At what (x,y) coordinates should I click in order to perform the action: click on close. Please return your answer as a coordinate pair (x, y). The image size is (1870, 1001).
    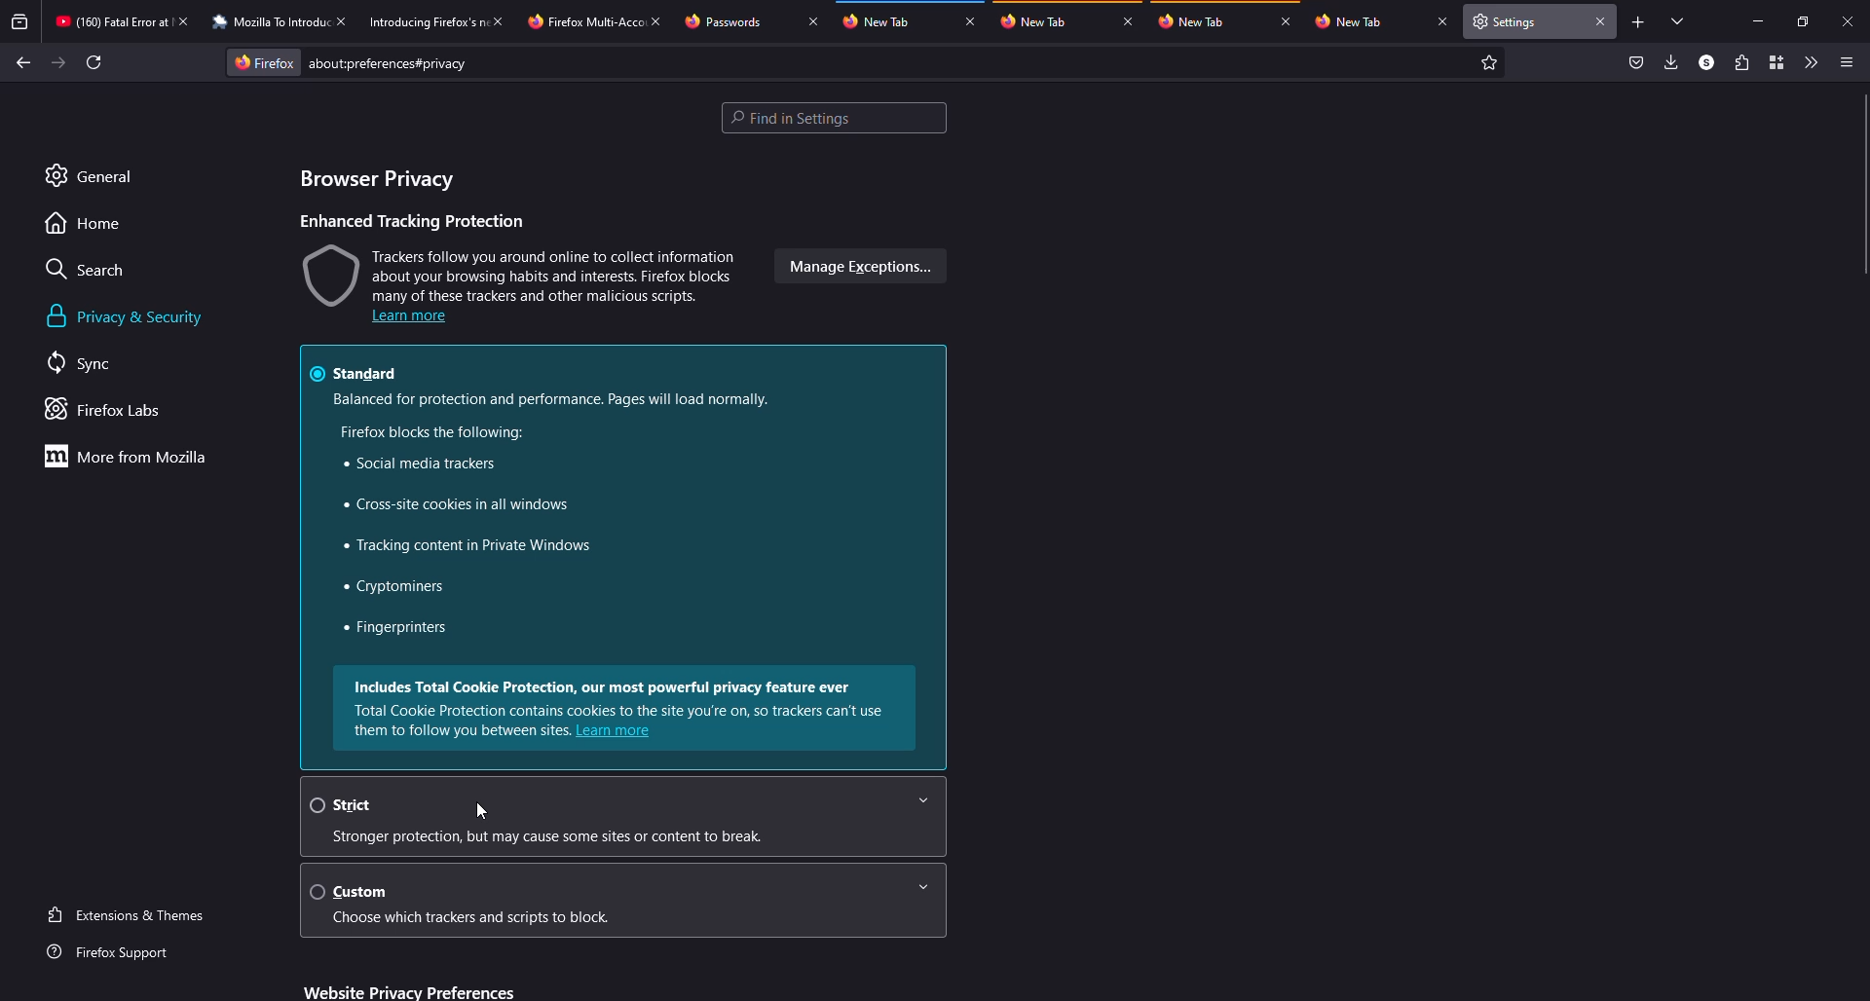
    Looking at the image, I should click on (1849, 20).